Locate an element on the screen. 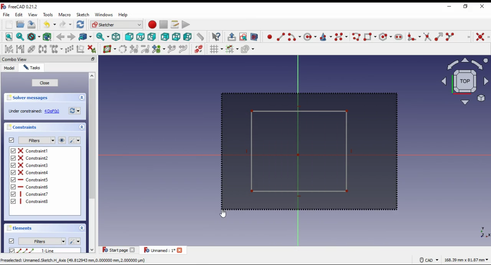  settings is located at coordinates (74, 240).